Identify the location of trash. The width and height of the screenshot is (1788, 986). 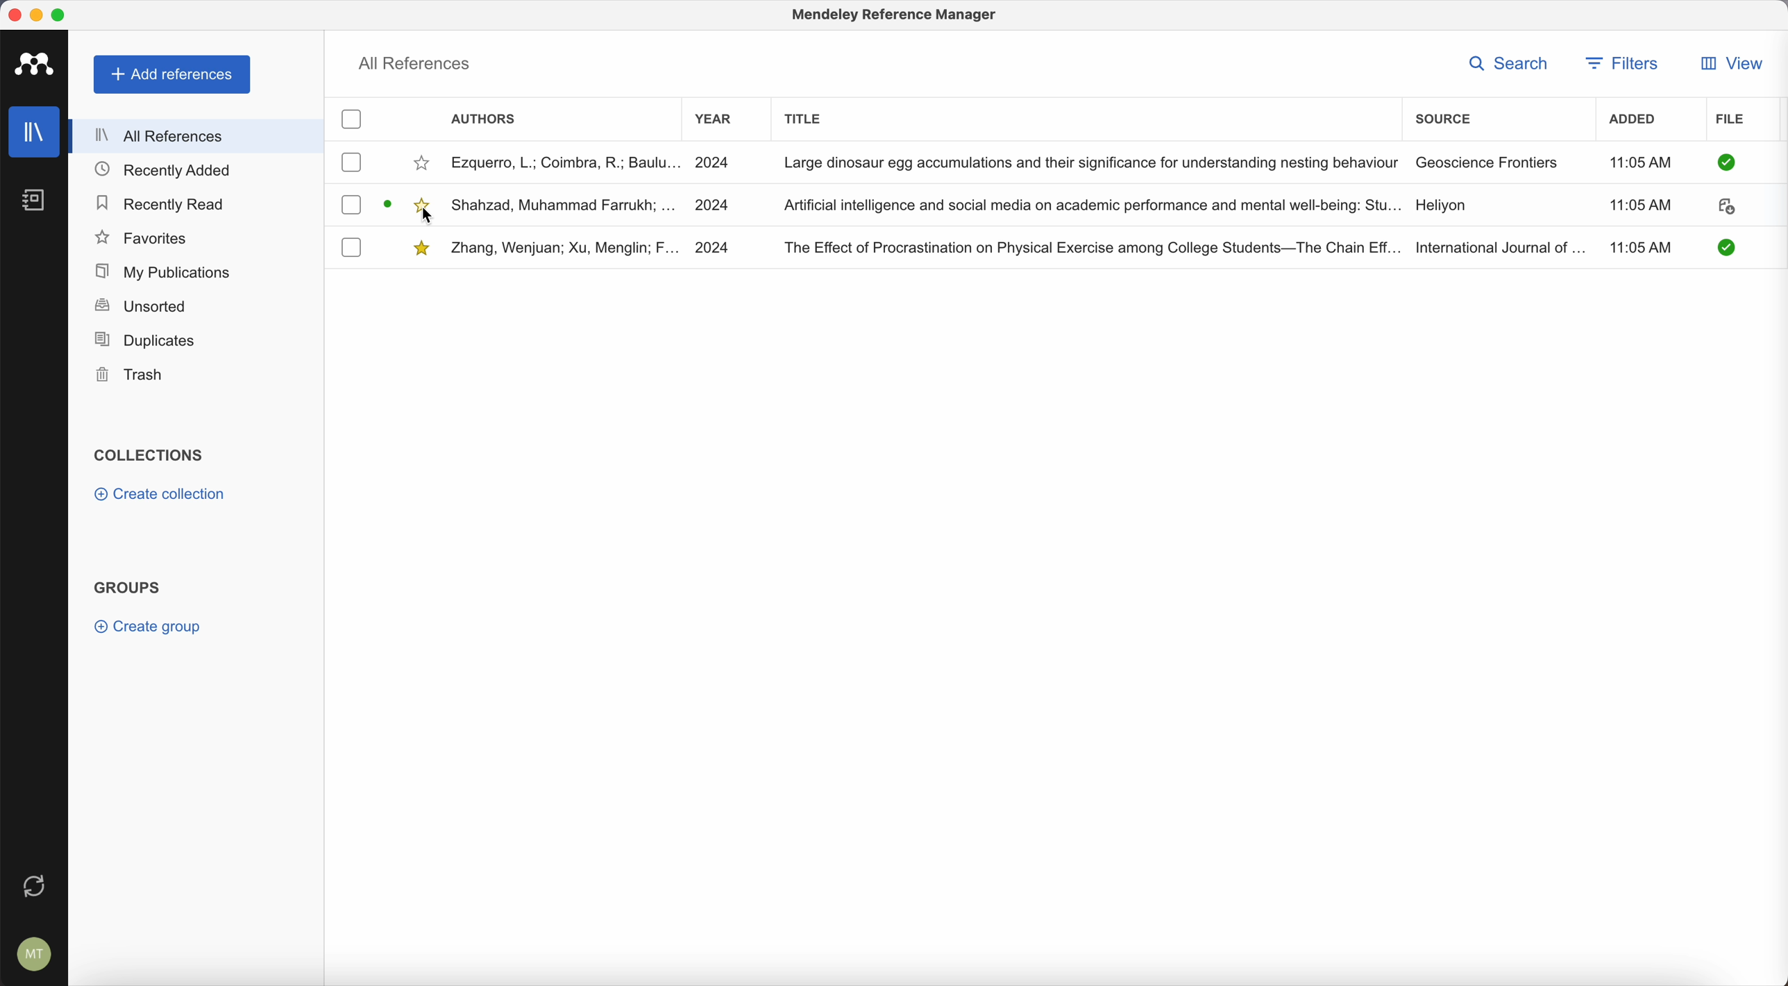
(131, 375).